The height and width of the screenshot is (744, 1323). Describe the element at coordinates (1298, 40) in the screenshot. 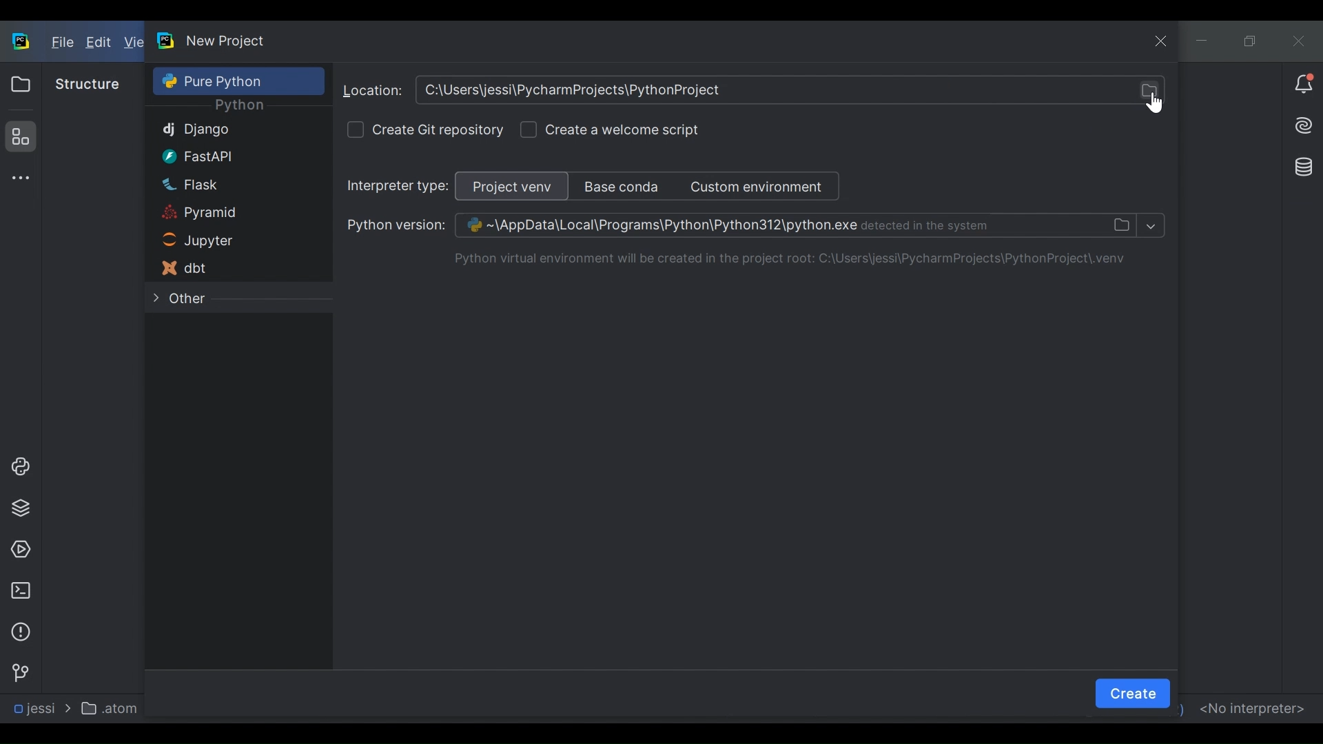

I see `Close` at that location.